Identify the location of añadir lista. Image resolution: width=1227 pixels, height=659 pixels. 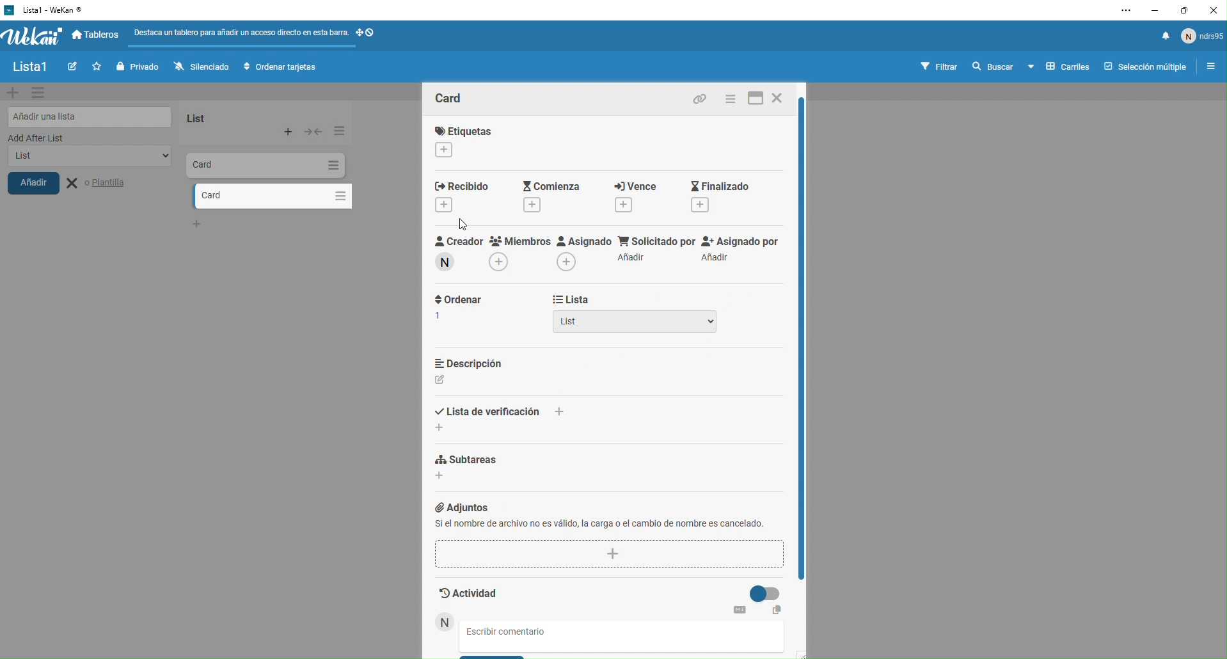
(87, 115).